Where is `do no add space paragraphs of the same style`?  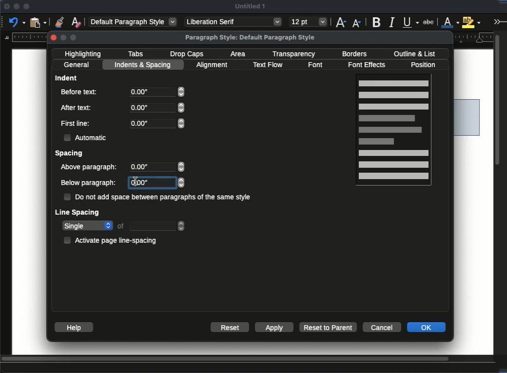 do no add space paragraphs of the same style is located at coordinates (158, 197).